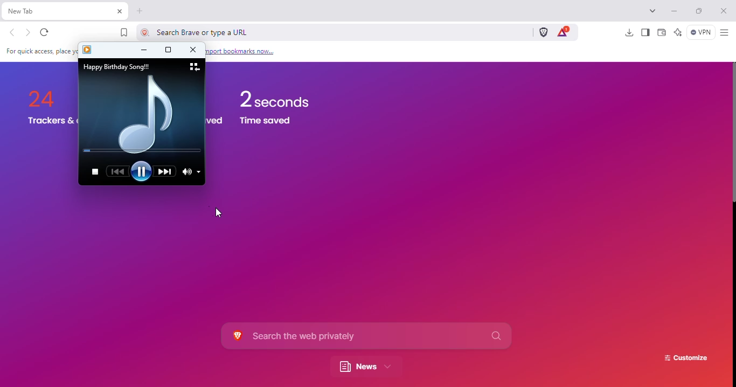 The image size is (736, 387). Describe the element at coordinates (12, 32) in the screenshot. I see `click to go back` at that location.